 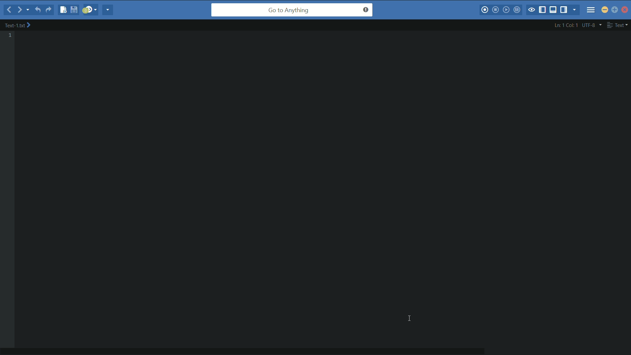 I want to click on jump to next syntax checking result, so click(x=89, y=9).